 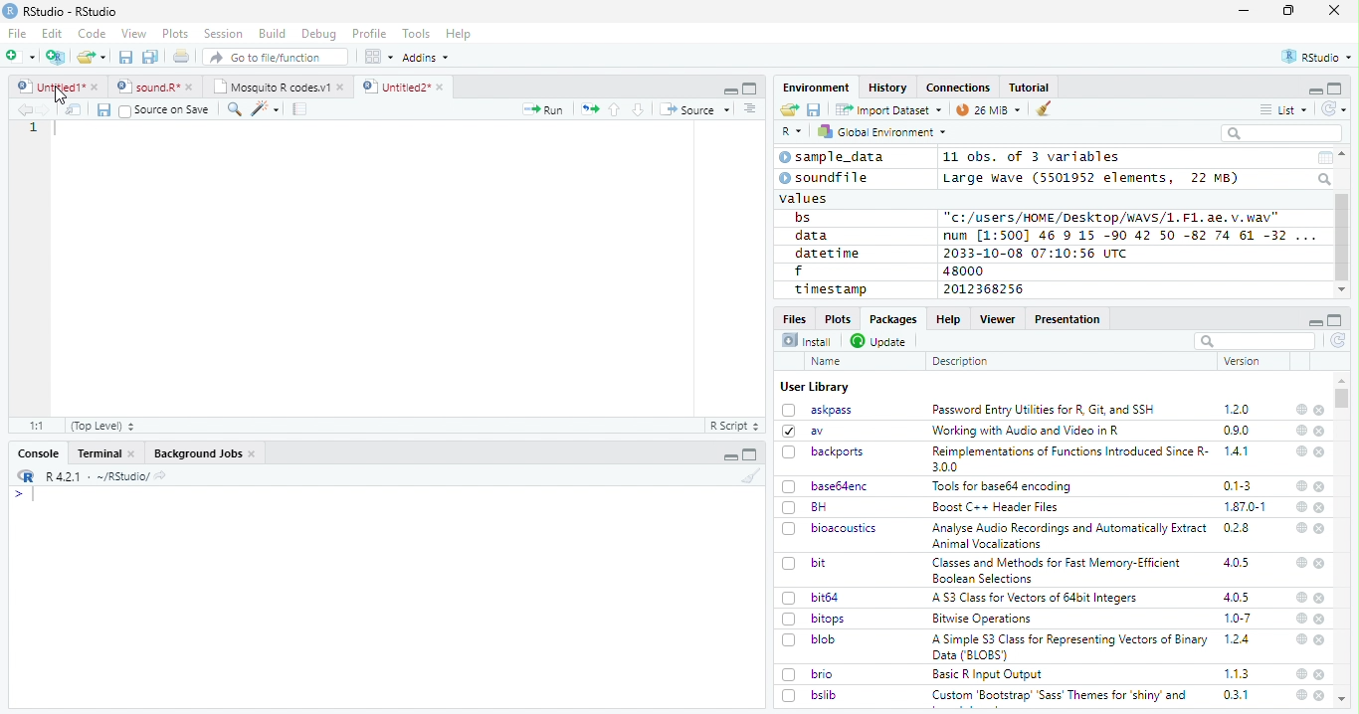 I want to click on Presentation, so click(x=1068, y=319).